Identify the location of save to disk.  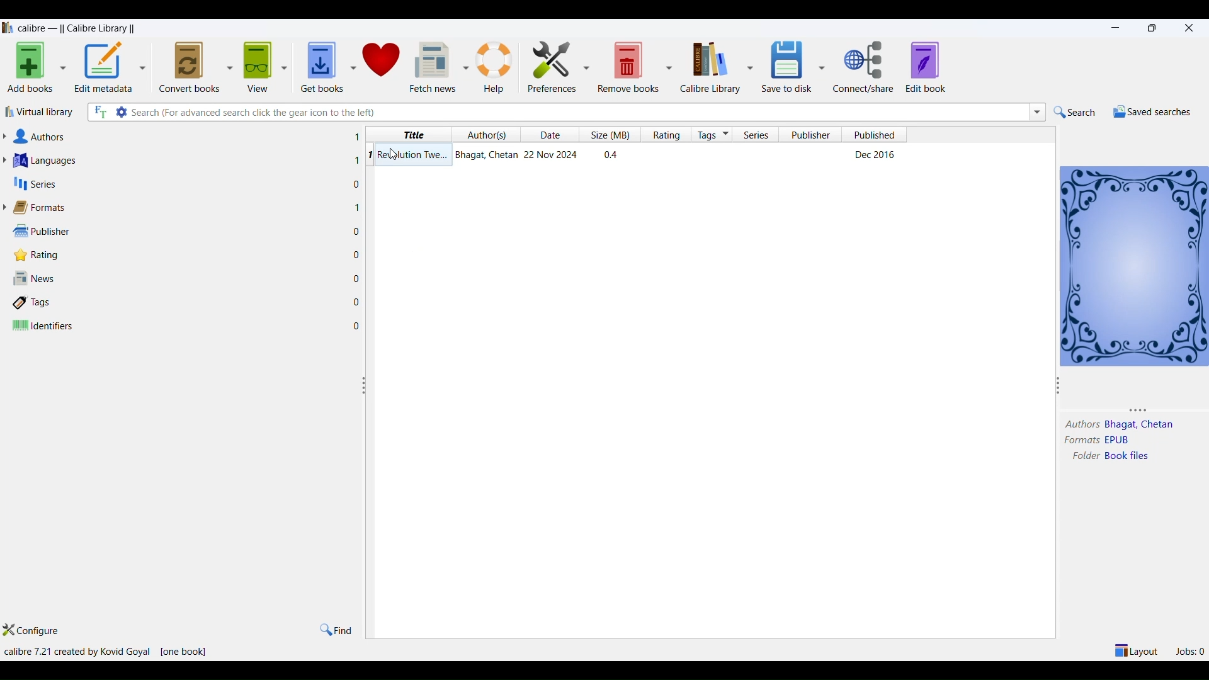
(785, 64).